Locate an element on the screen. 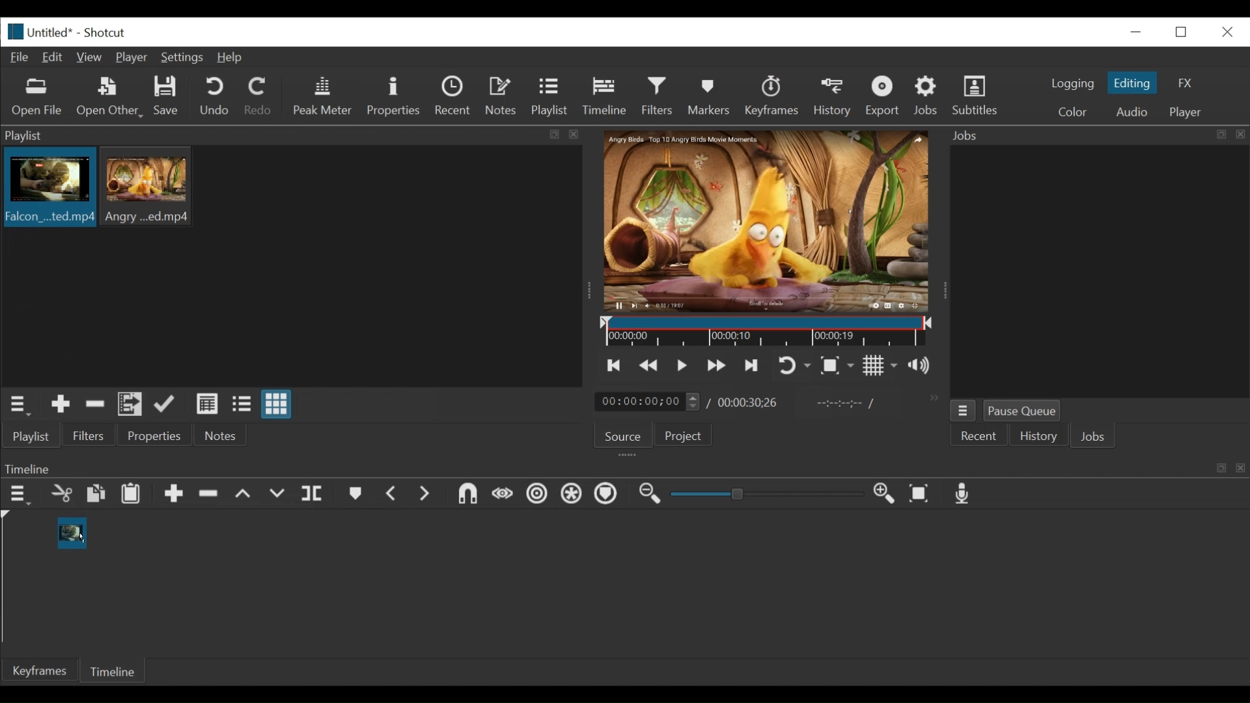 This screenshot has height=703, width=1250. FX is located at coordinates (1186, 83).